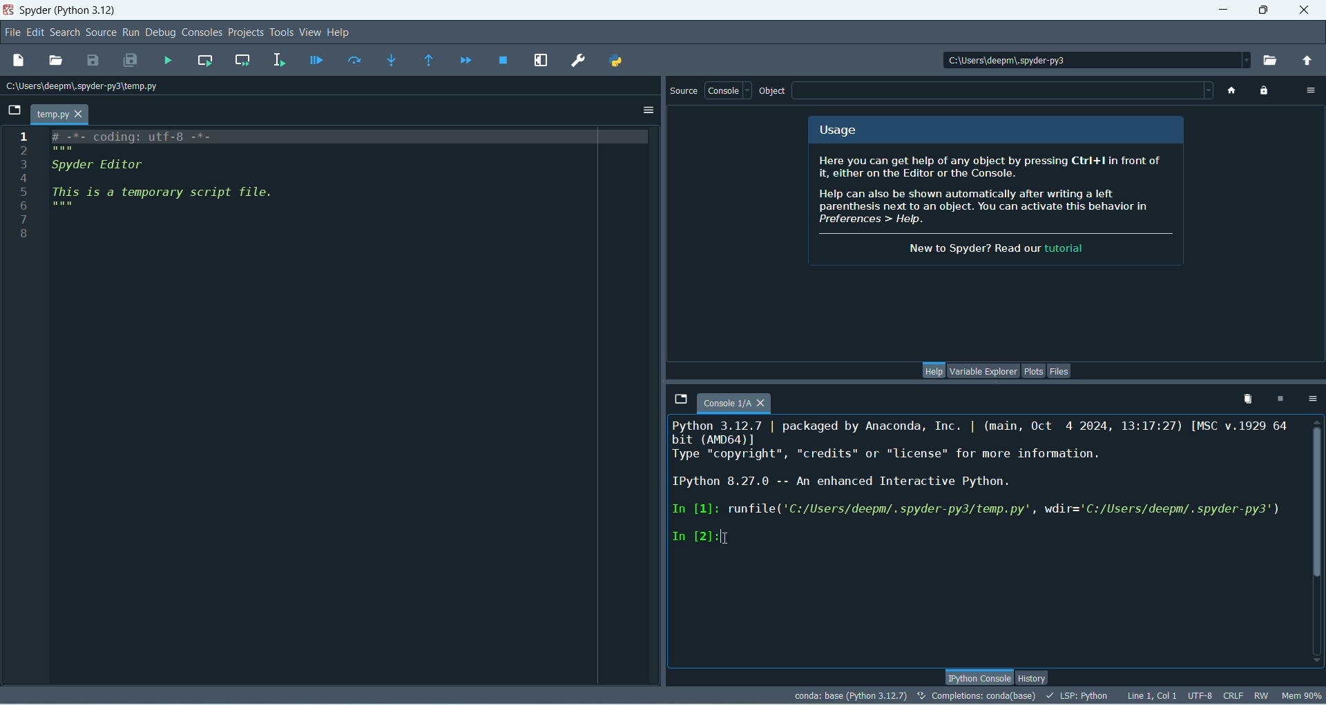 The image size is (1326, 705). Describe the element at coordinates (838, 132) in the screenshot. I see `usage` at that location.